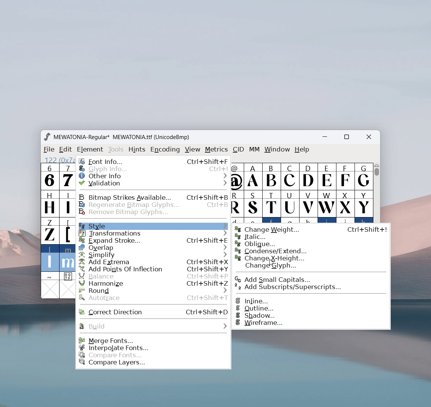 The width and height of the screenshot is (431, 407). Describe the element at coordinates (364, 176) in the screenshot. I see `G` at that location.